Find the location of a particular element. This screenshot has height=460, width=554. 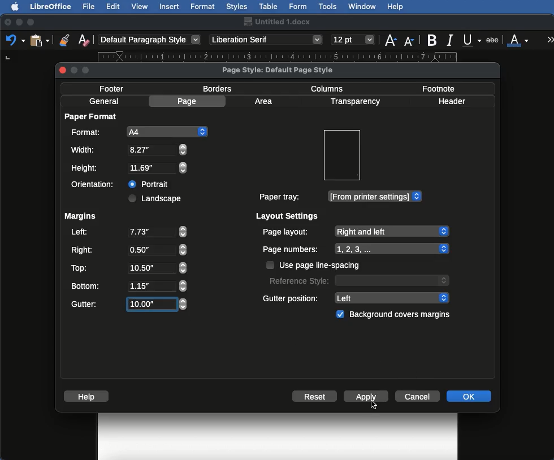

Size decrease is located at coordinates (412, 41).